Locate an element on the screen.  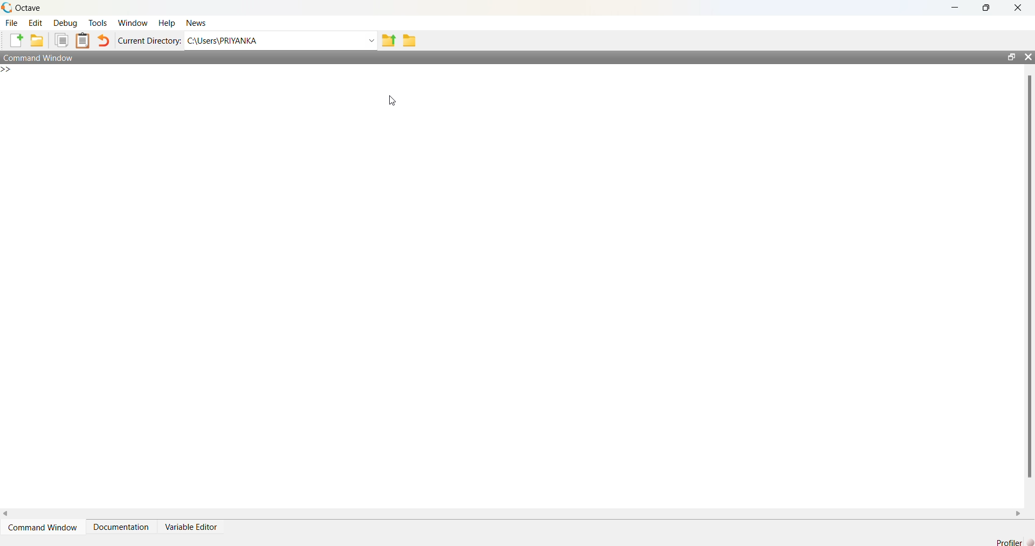
cursor is located at coordinates (392, 100).